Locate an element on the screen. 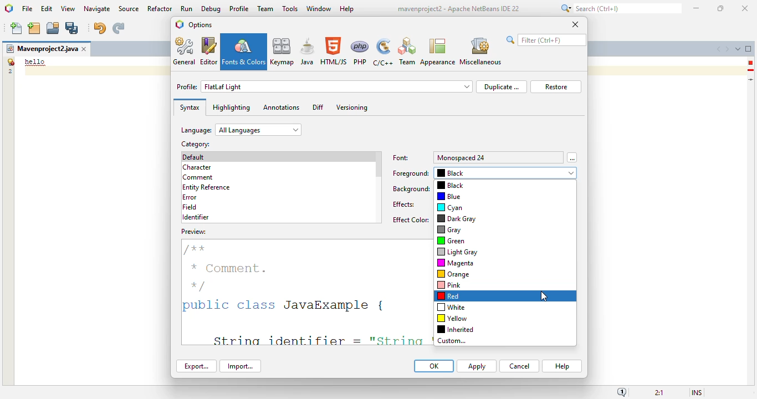 This screenshot has height=399, width=757. new file is located at coordinates (17, 28).